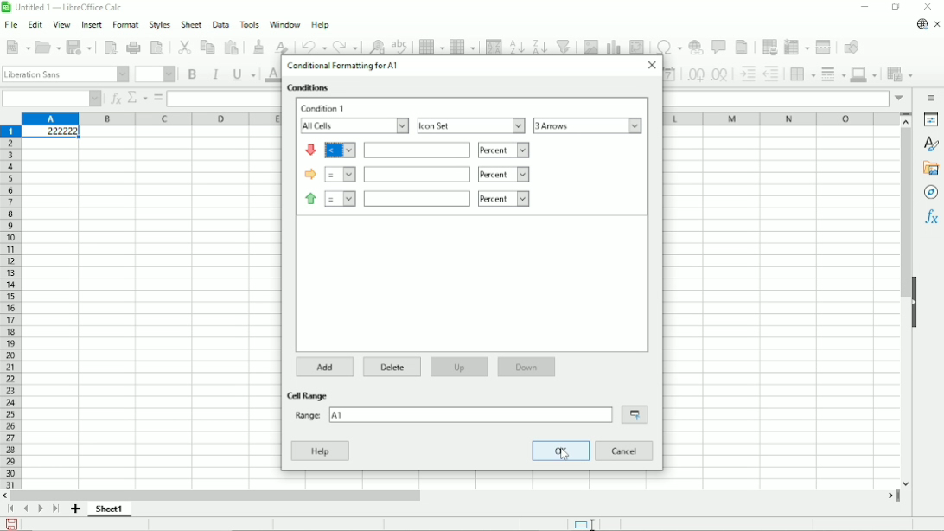 The height and width of the screenshot is (531, 944). What do you see at coordinates (625, 451) in the screenshot?
I see `Cancel` at bounding box center [625, 451].